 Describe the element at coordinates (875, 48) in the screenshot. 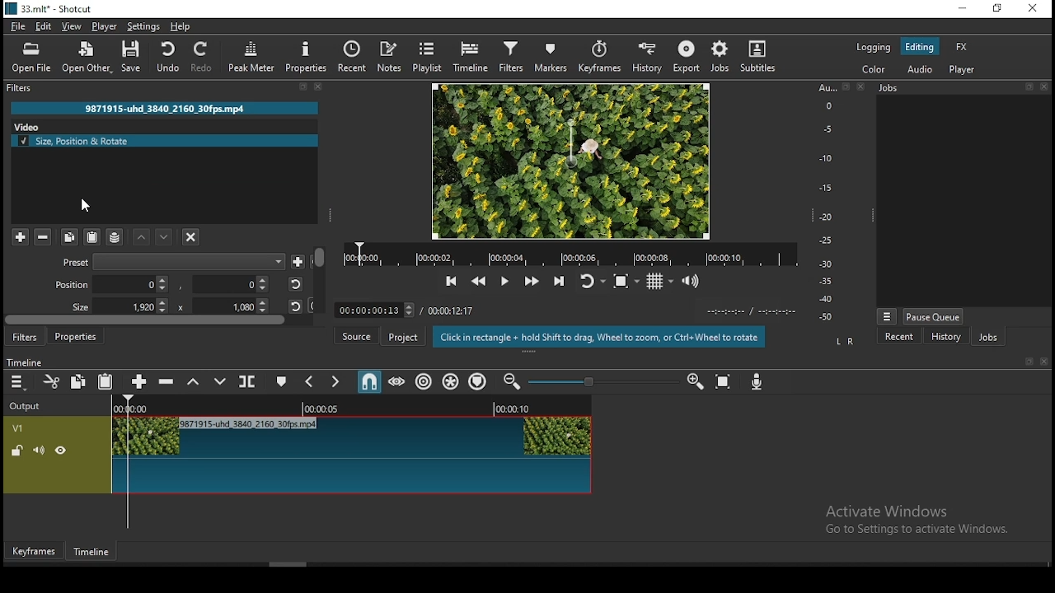

I see `logging` at that location.